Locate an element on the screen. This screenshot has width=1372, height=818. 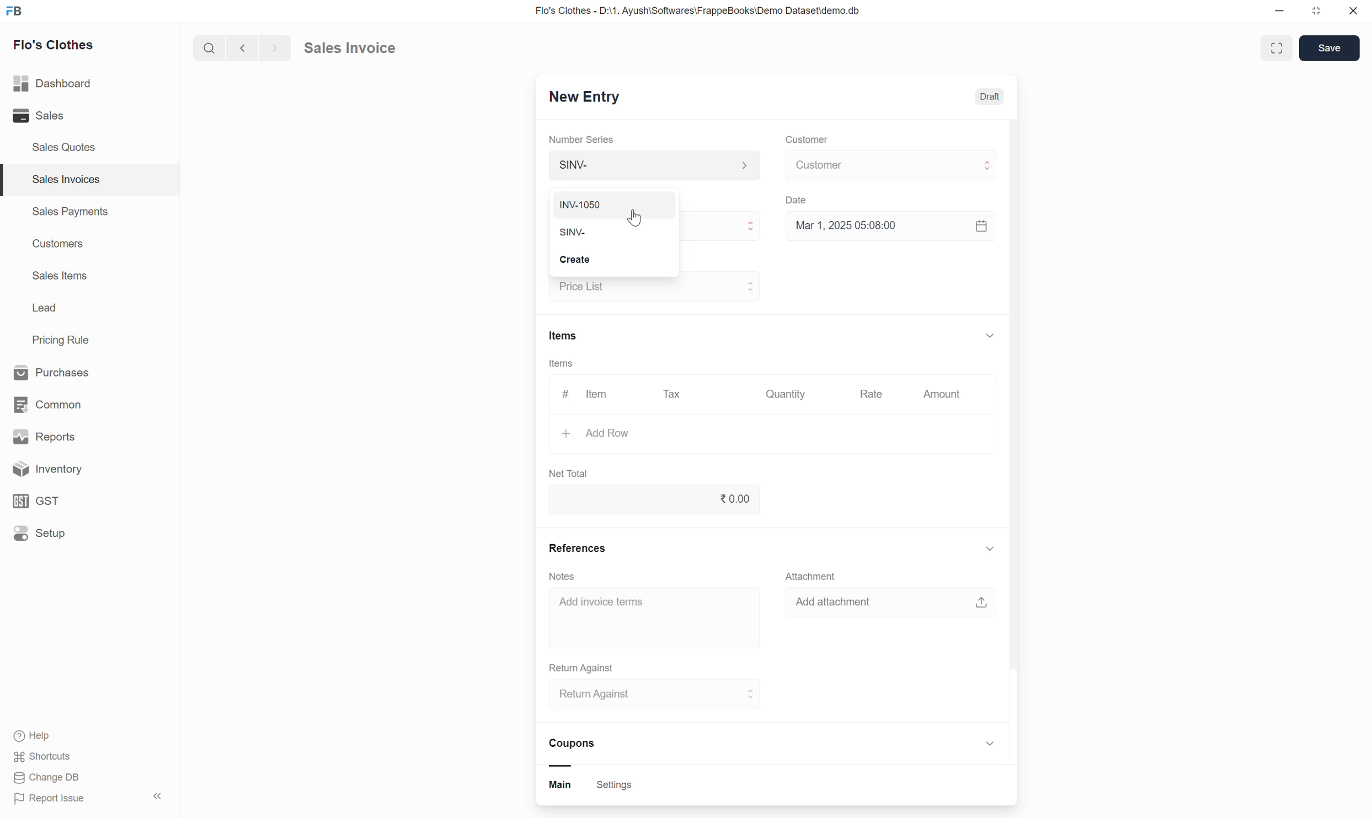
select SINV-  is located at coordinates (658, 229).